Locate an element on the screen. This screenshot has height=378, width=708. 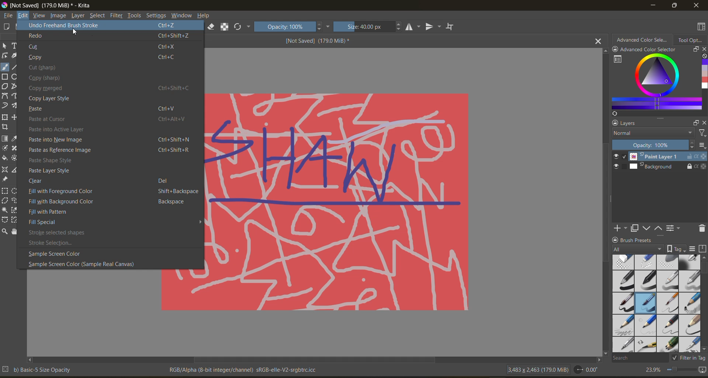
smart patch tool is located at coordinates (15, 148).